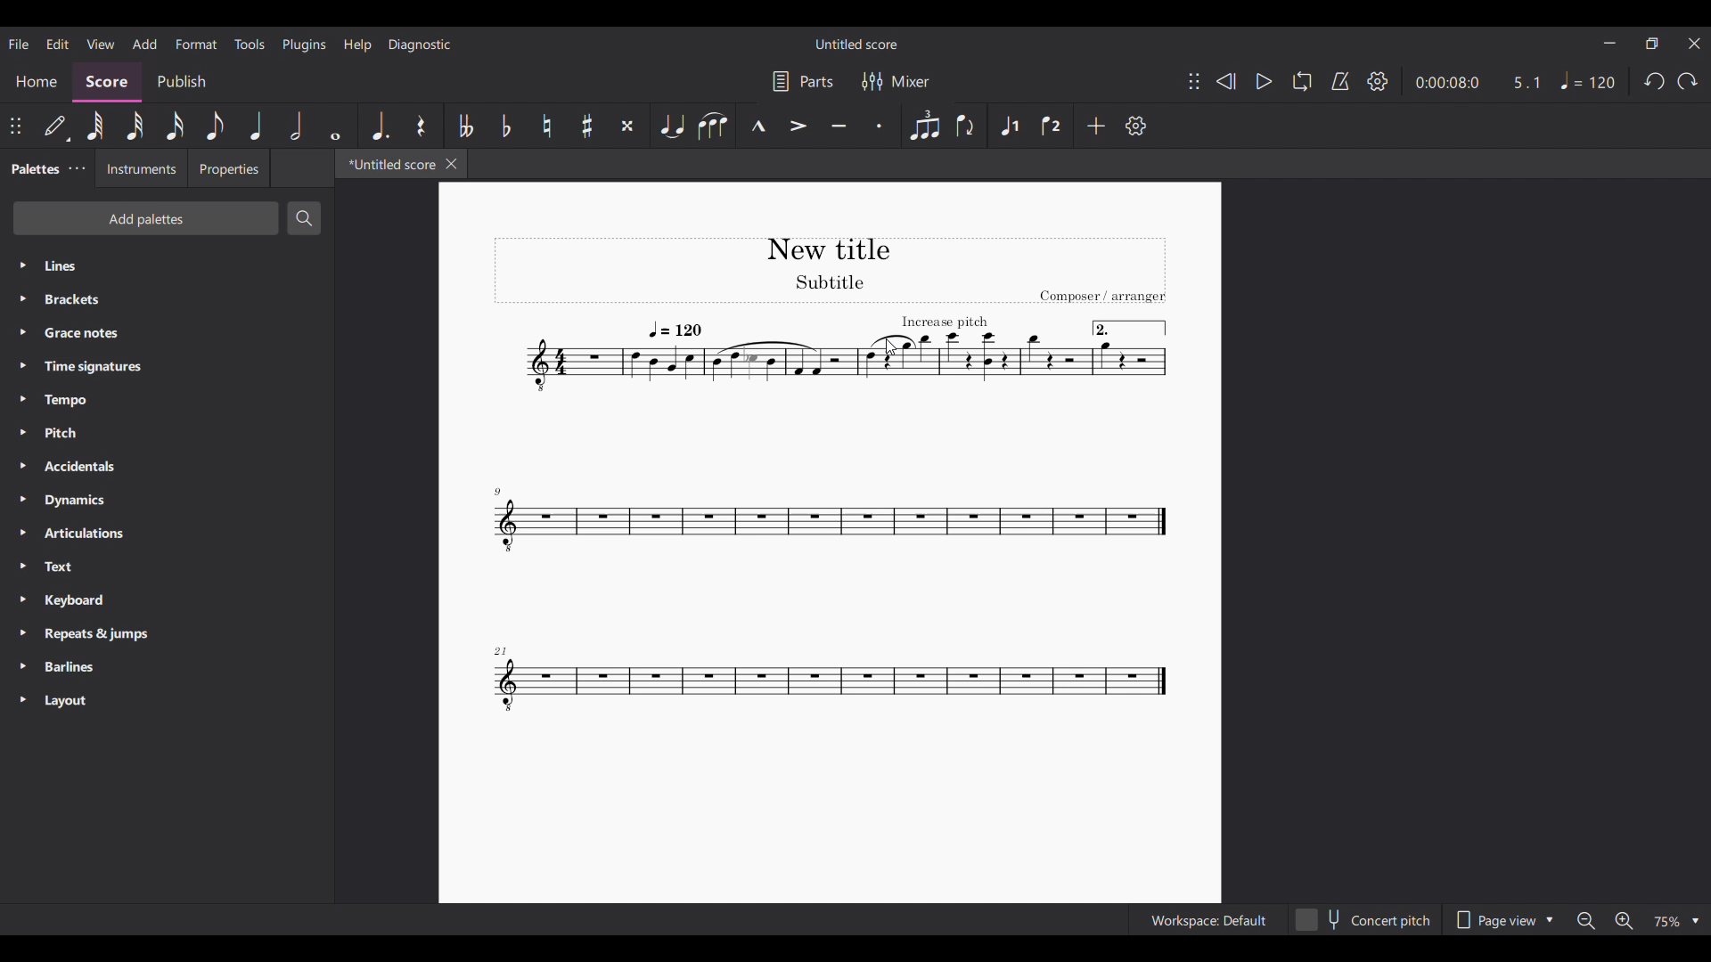  Describe the element at coordinates (452, 164) in the screenshot. I see `Close tab` at that location.